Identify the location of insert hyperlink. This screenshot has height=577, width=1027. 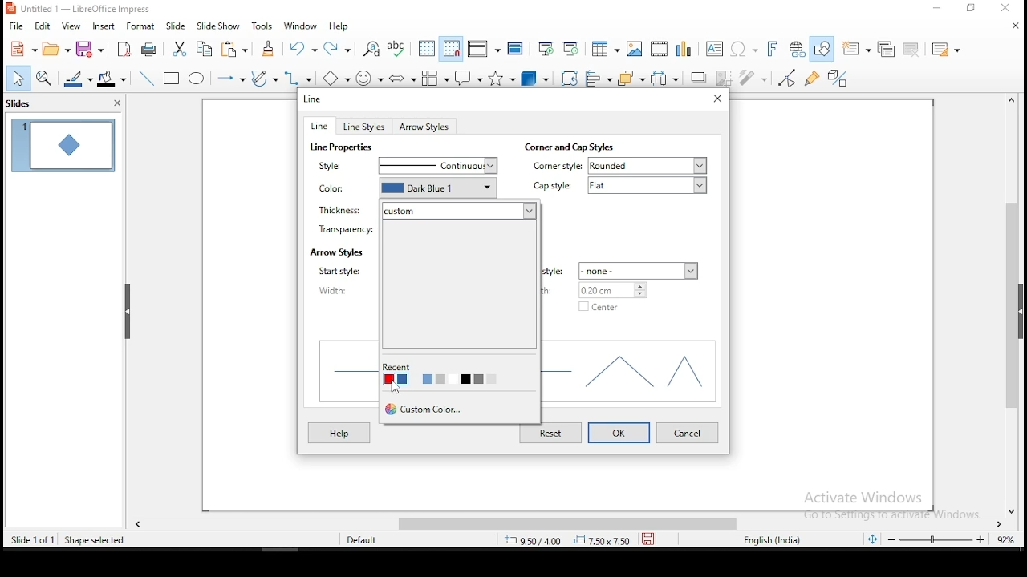
(798, 49).